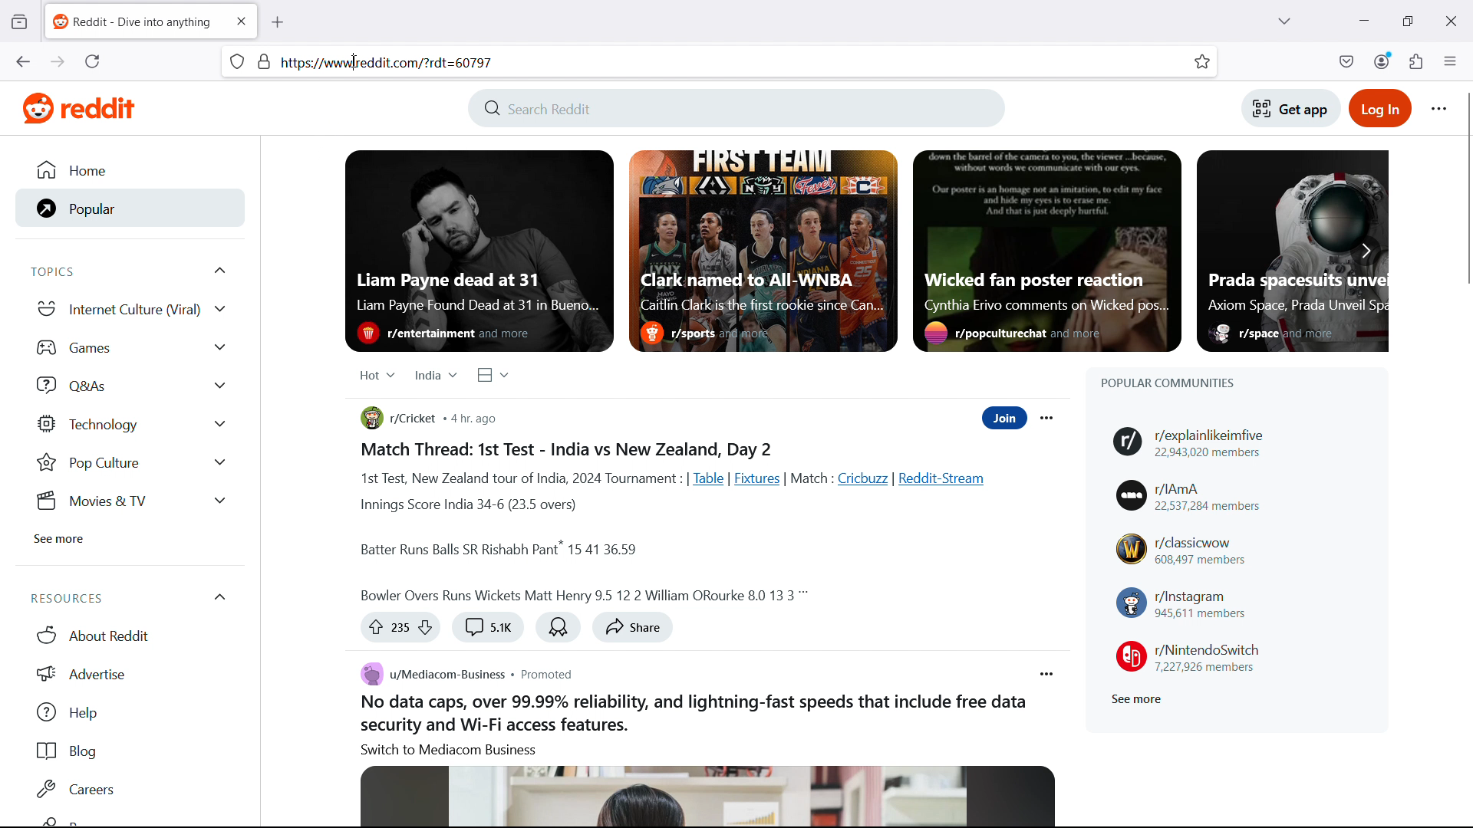 This screenshot has width=1473, height=828. What do you see at coordinates (730, 62) in the screenshot?
I see `url space` at bounding box center [730, 62].